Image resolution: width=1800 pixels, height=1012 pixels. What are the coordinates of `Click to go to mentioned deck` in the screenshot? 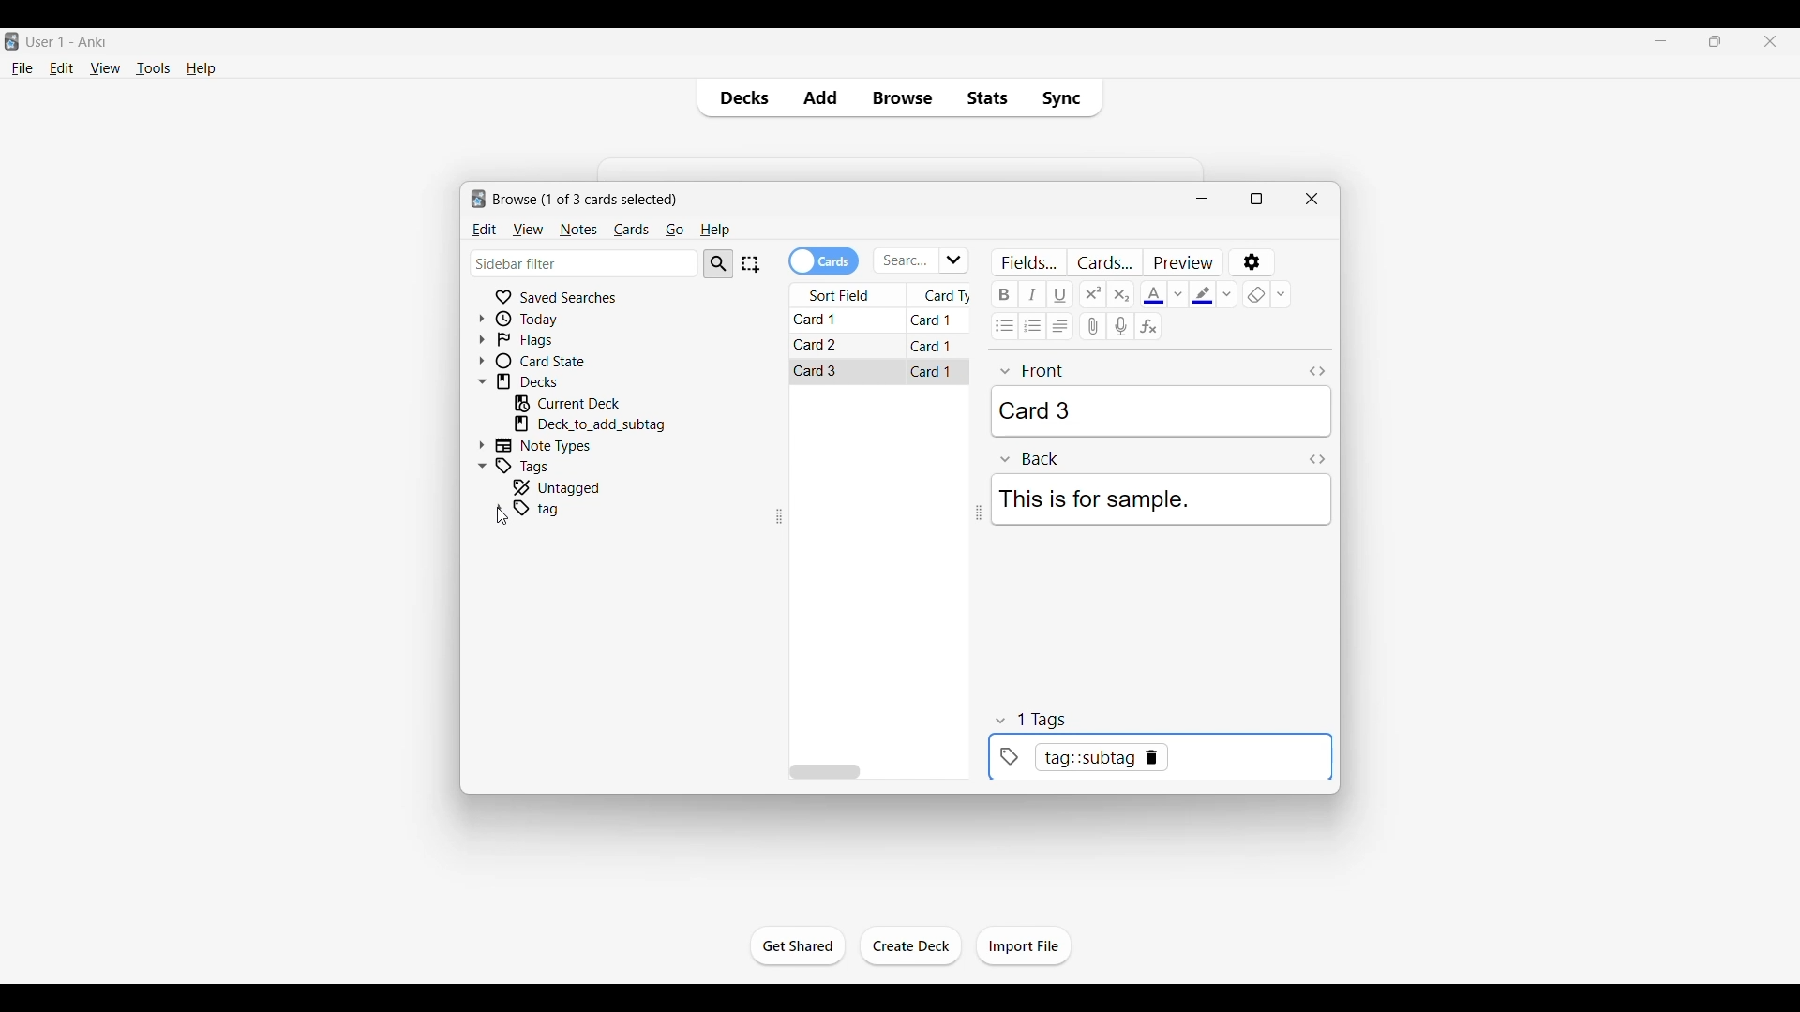 It's located at (589, 424).